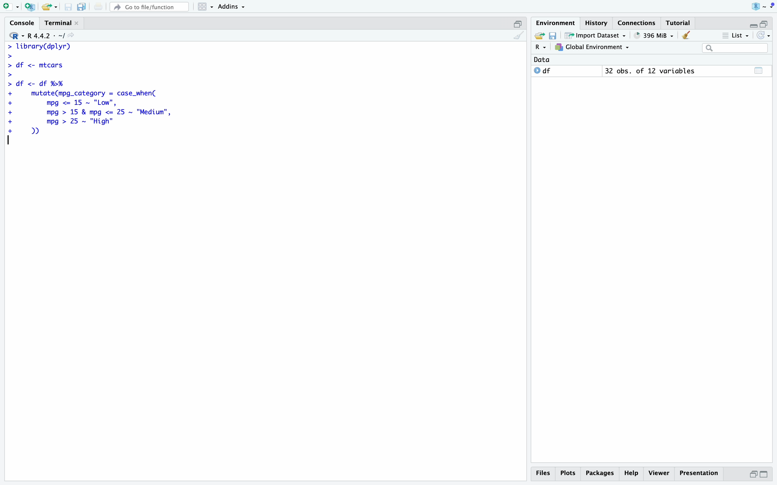  Describe the element at coordinates (542, 59) in the screenshot. I see `data` at that location.